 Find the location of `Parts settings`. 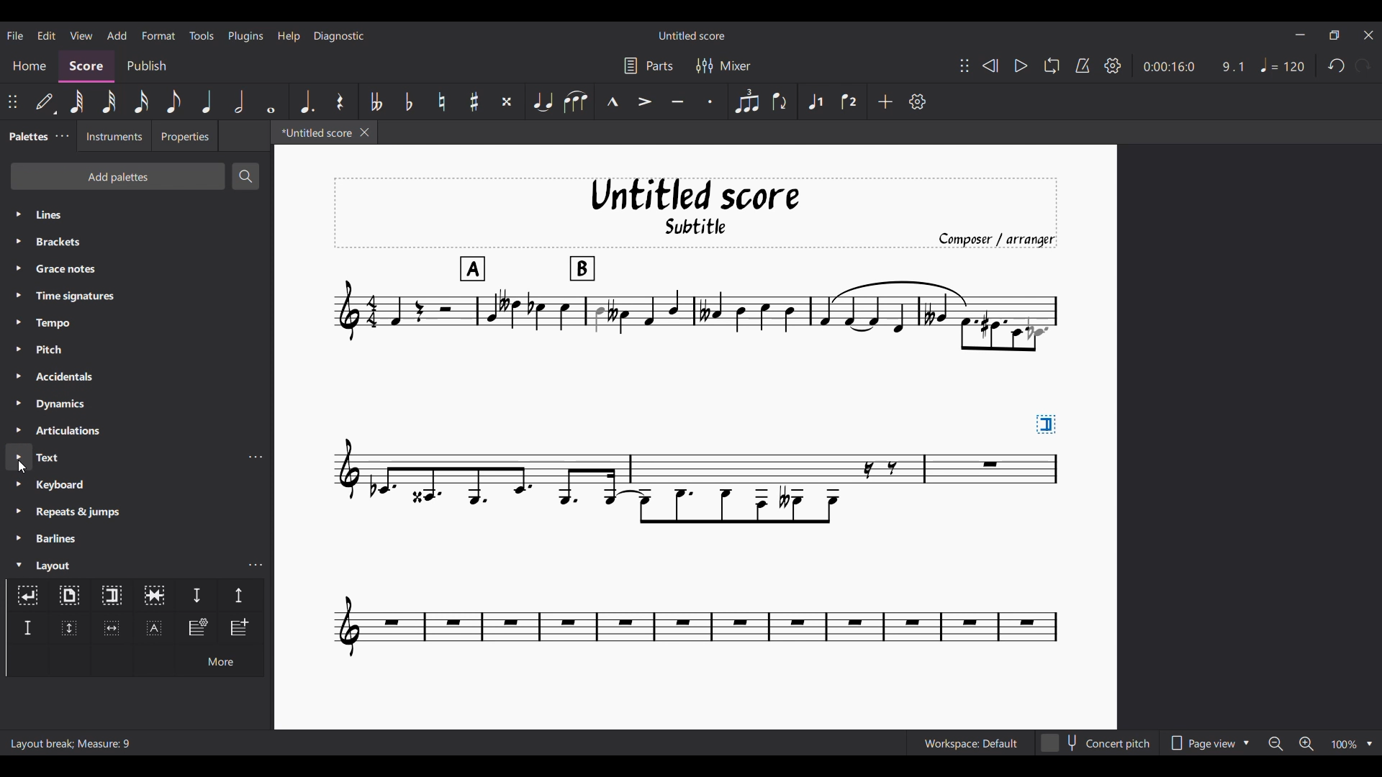

Parts settings is located at coordinates (649, 65).